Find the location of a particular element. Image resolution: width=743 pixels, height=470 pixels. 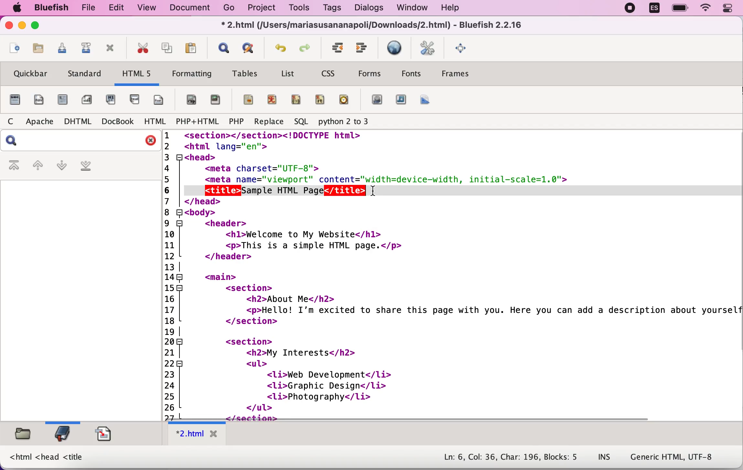

quickbar is located at coordinates (31, 73).